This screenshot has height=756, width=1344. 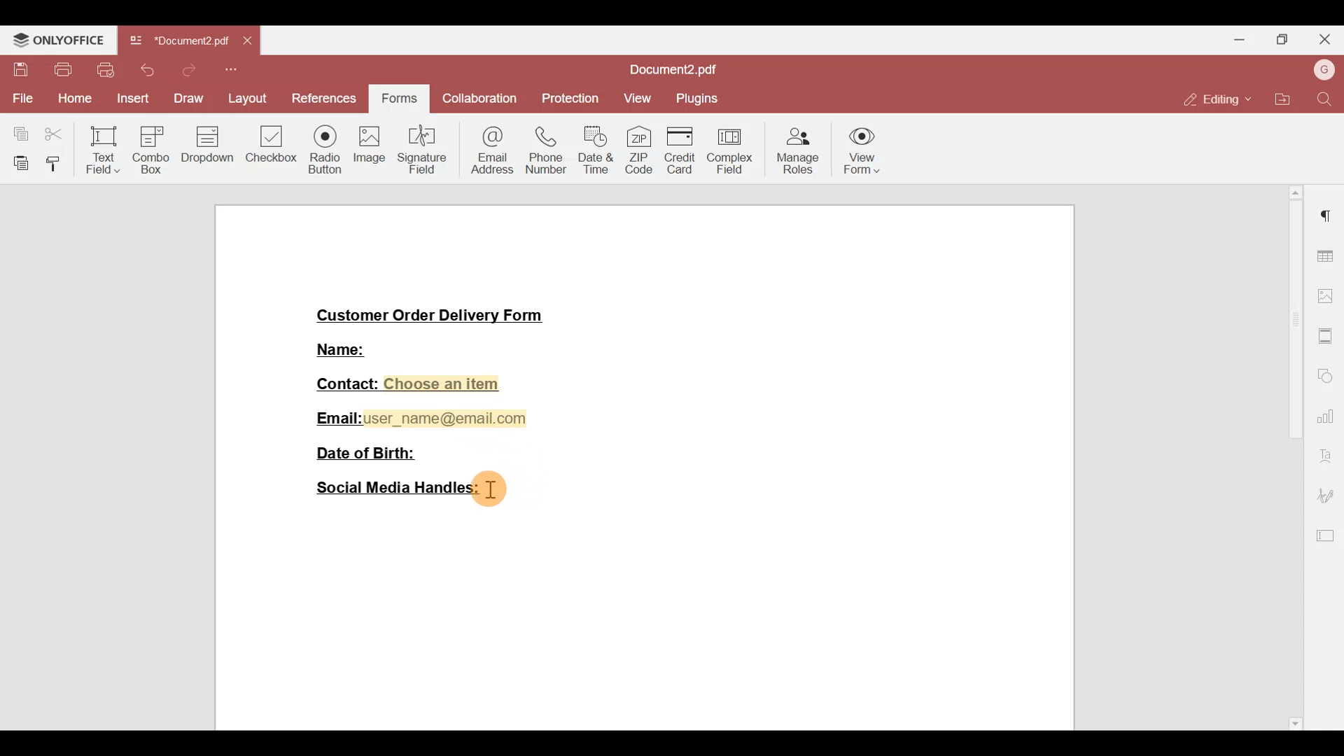 I want to click on Contact: Choose an item, so click(x=407, y=383).